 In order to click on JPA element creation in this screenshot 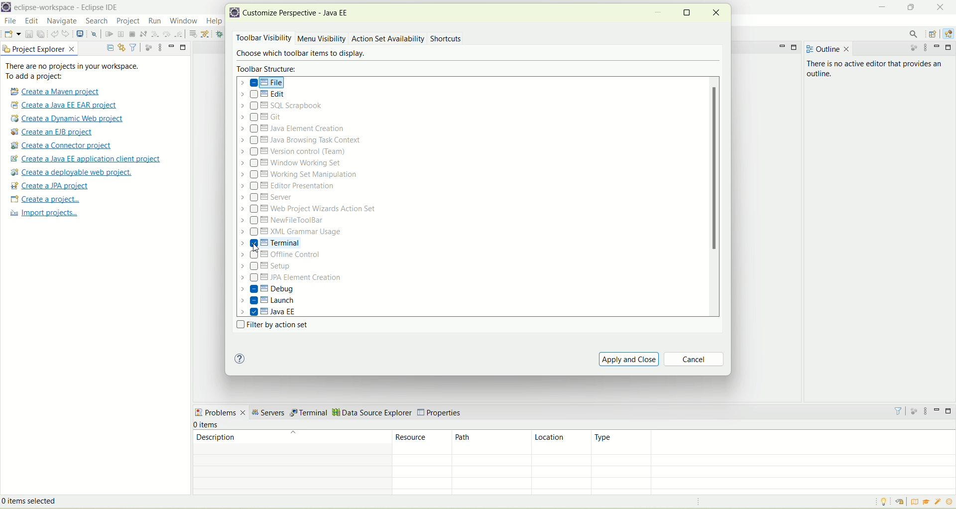, I will do `click(291, 278)`.